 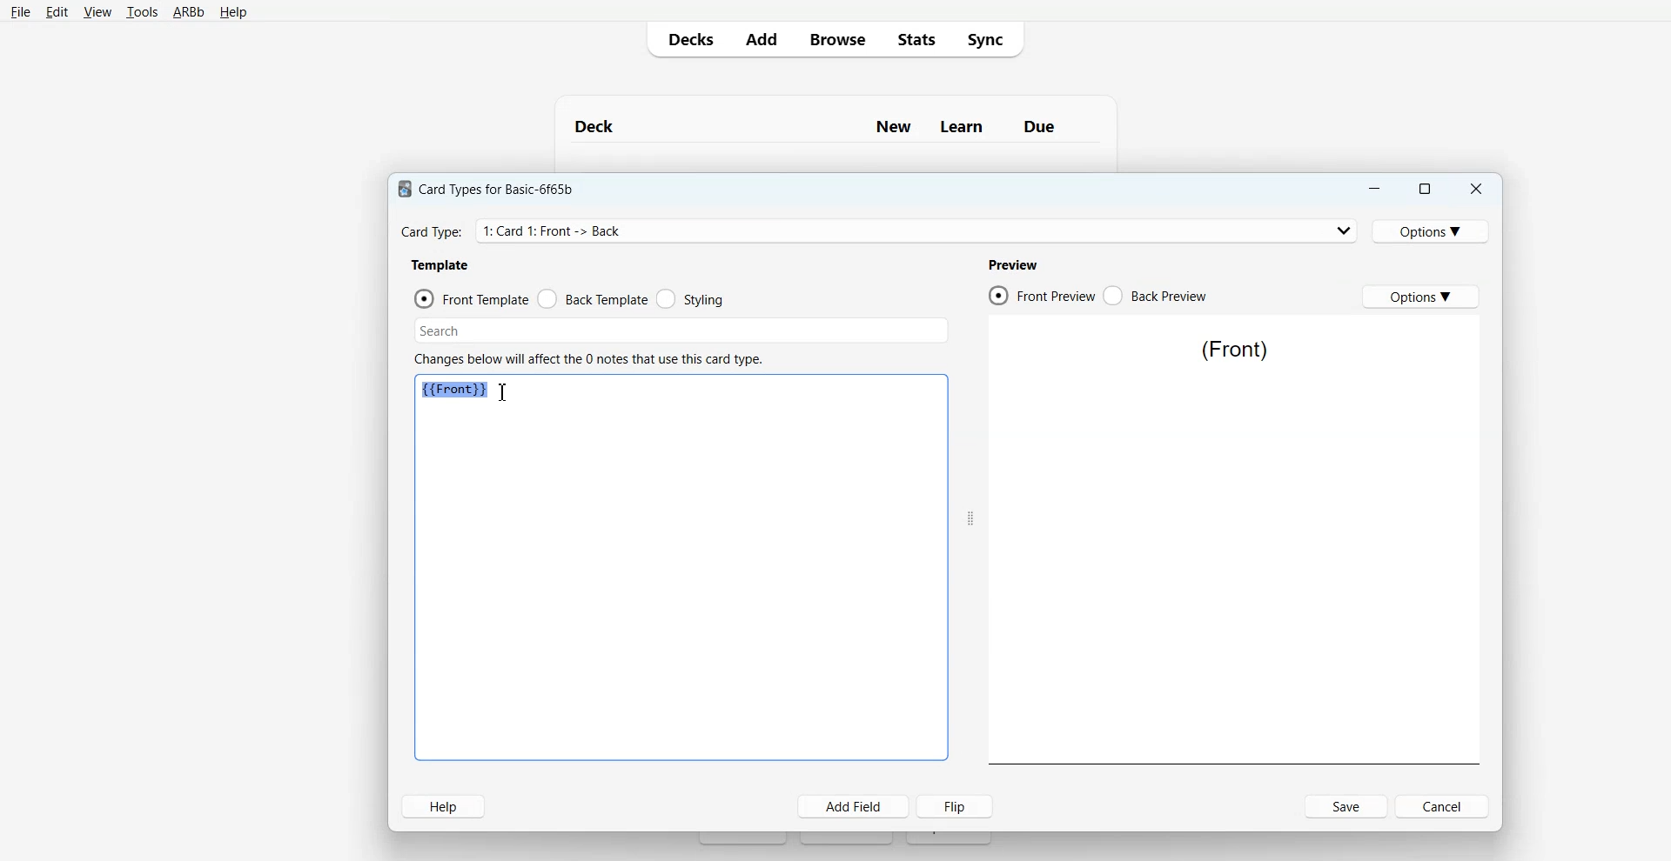 I want to click on Styling, so click(x=690, y=299).